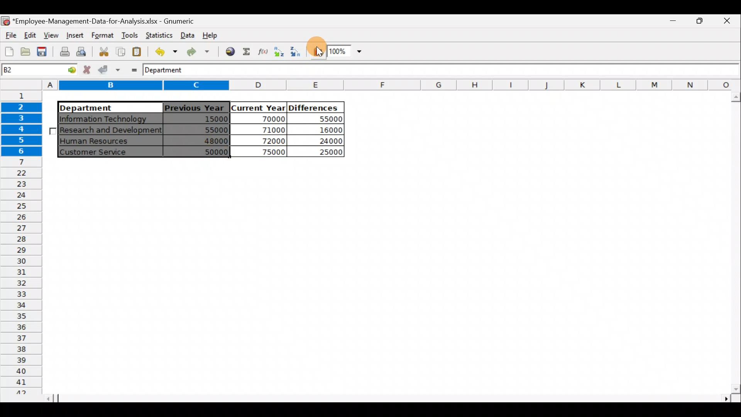 The width and height of the screenshot is (741, 417). I want to click on Employee-Management-Data-for-Analysis.xlsx - Gnumeric, so click(109, 20).